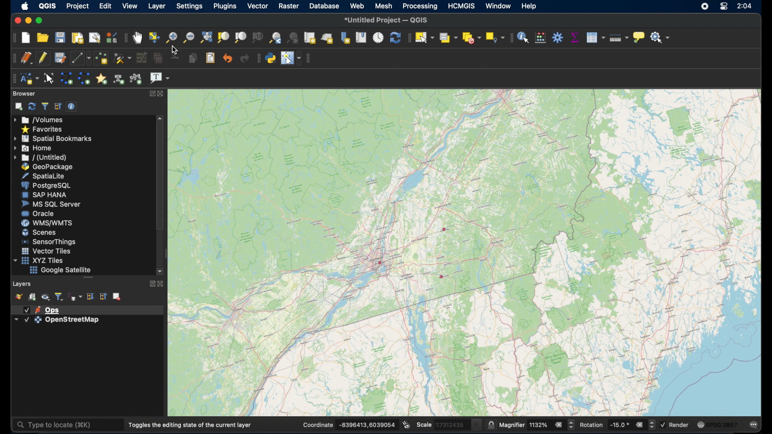 This screenshot has height=434, width=772. Describe the element at coordinates (377, 276) in the screenshot. I see `open street map` at that location.